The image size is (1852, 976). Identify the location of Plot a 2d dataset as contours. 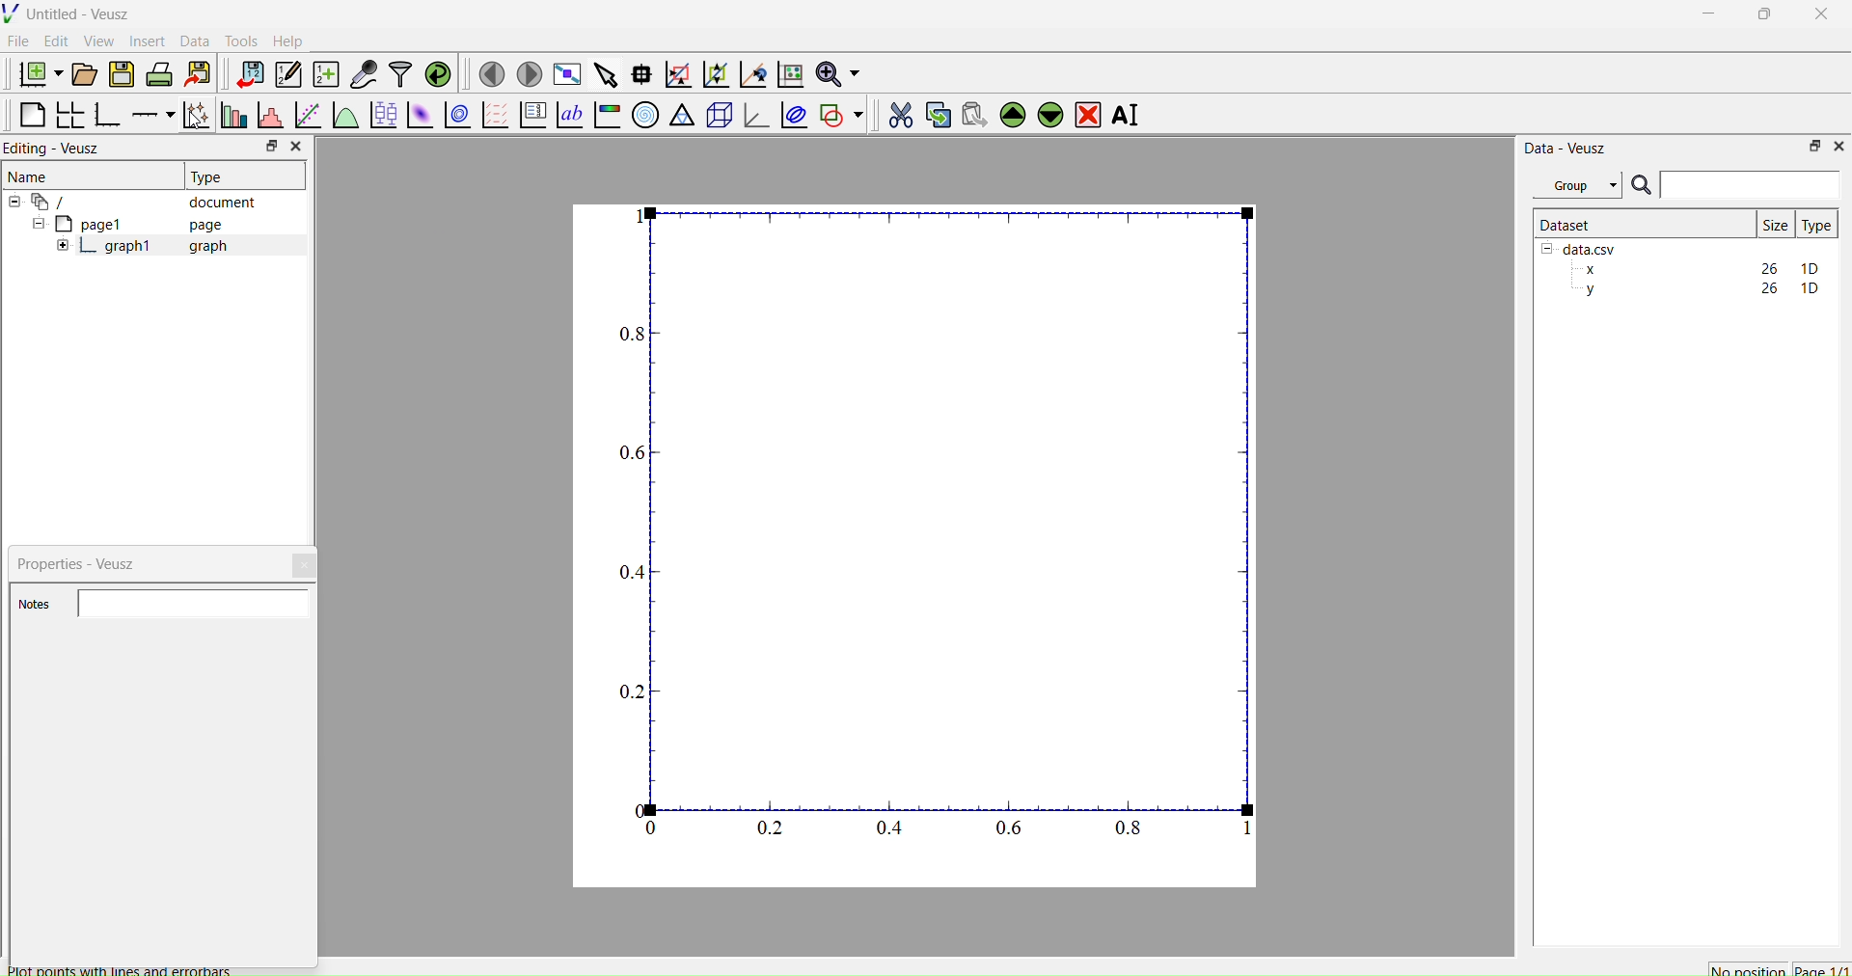
(456, 117).